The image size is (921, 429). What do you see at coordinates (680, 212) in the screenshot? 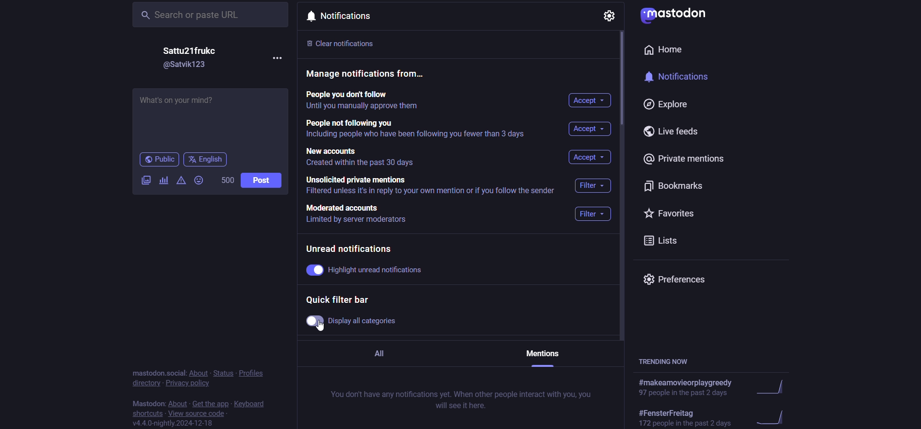
I see `Favorites` at bounding box center [680, 212].